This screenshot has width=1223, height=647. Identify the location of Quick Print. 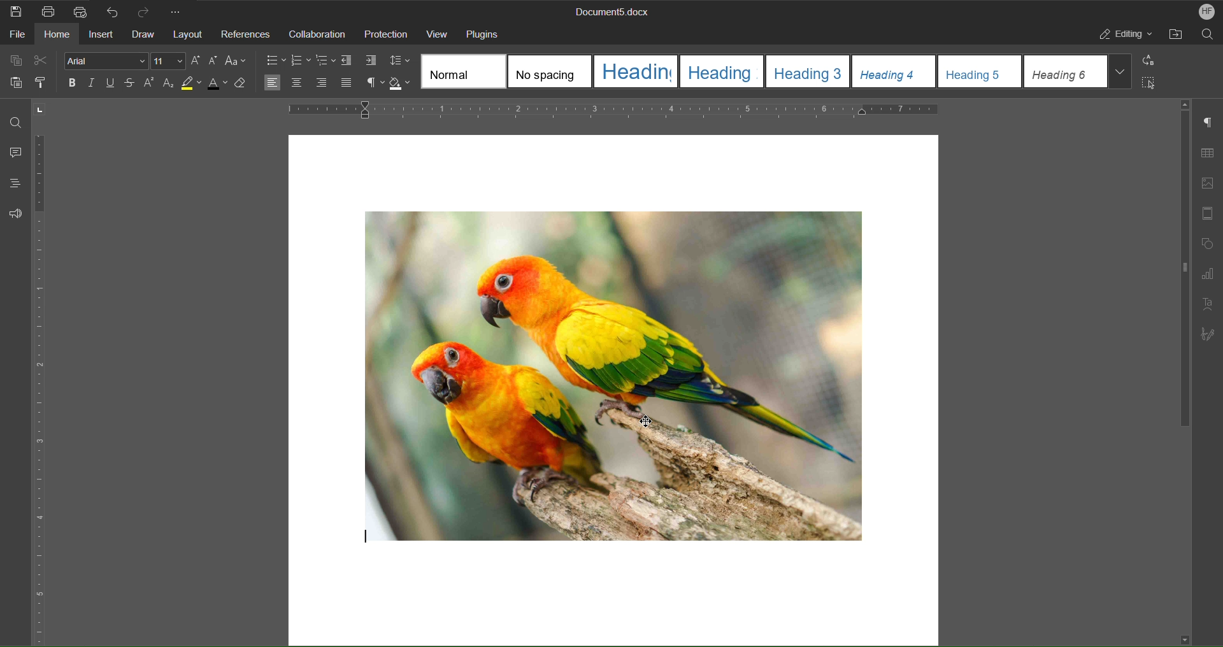
(80, 10).